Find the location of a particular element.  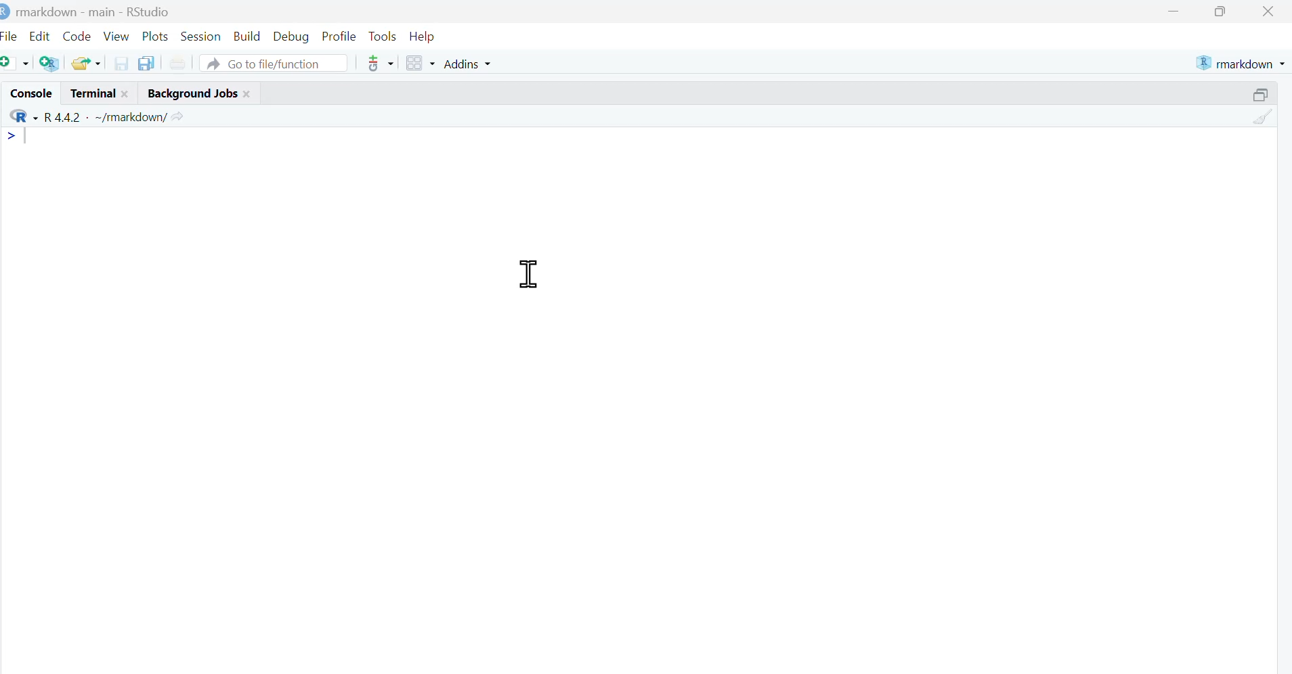

R is located at coordinates (21, 116).